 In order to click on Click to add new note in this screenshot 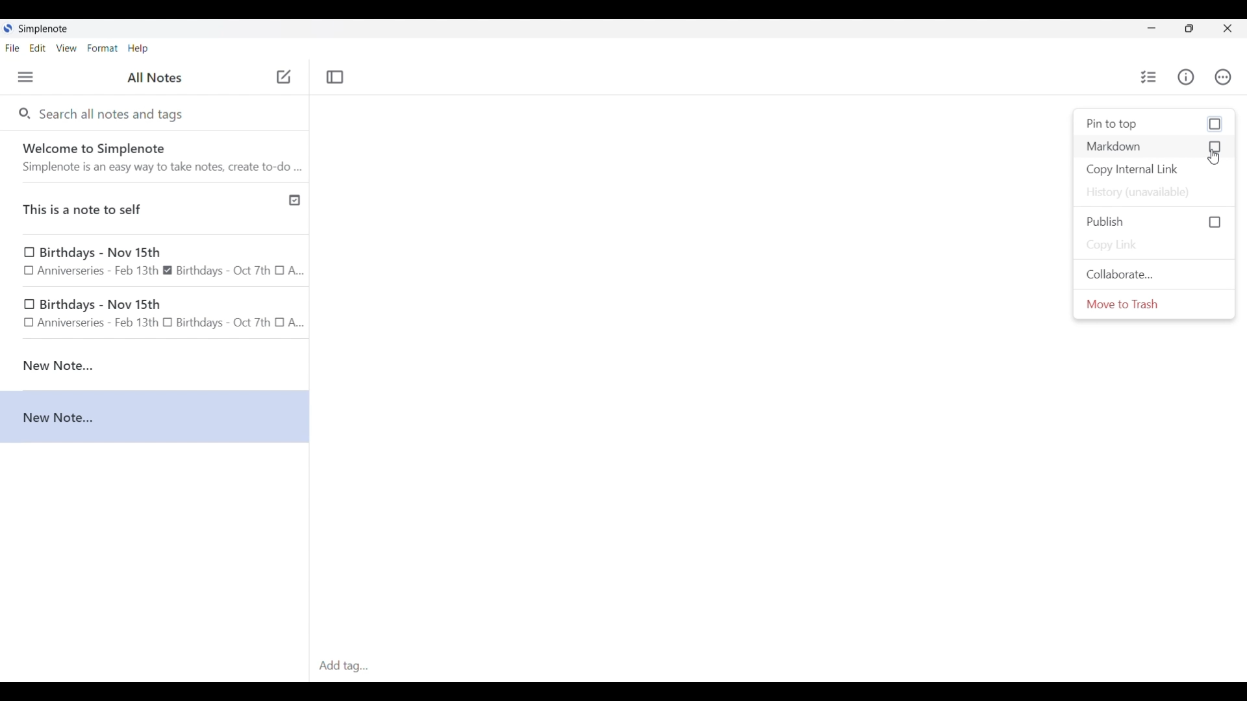, I will do `click(284, 77)`.